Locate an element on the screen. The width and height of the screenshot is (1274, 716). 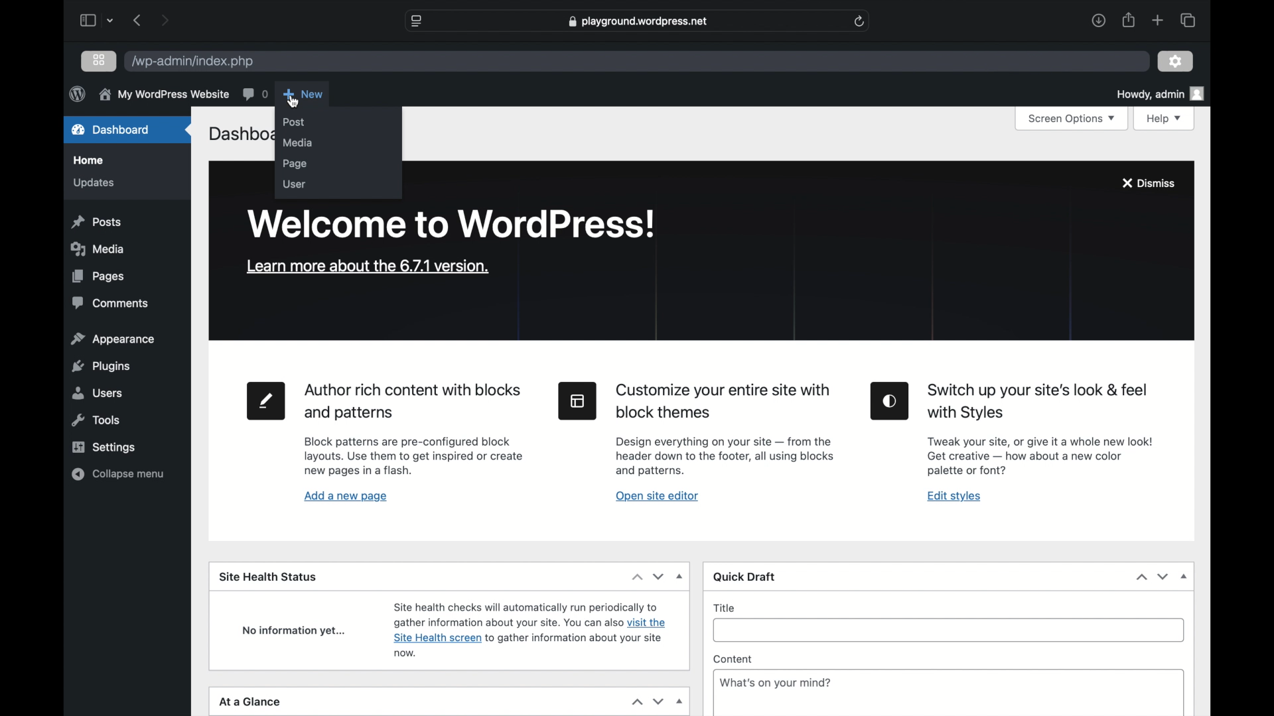
plugins is located at coordinates (102, 367).